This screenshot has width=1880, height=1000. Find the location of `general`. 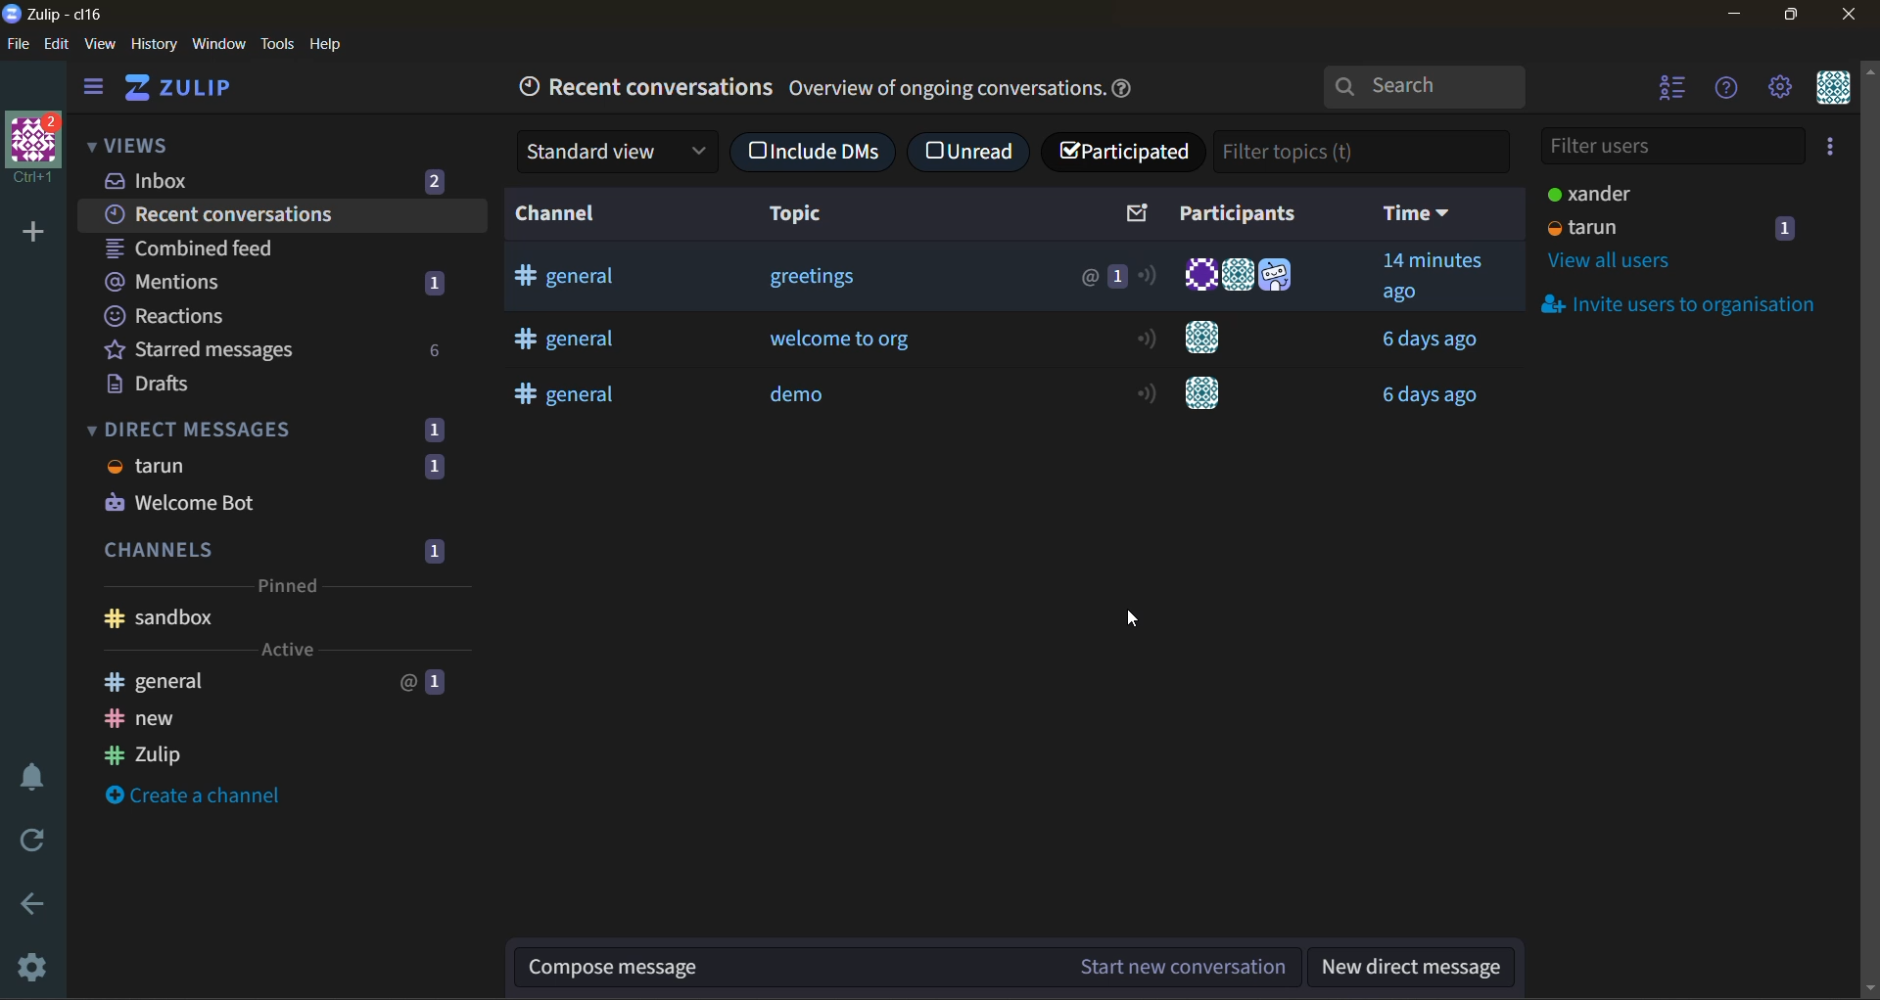

general is located at coordinates (236, 683).